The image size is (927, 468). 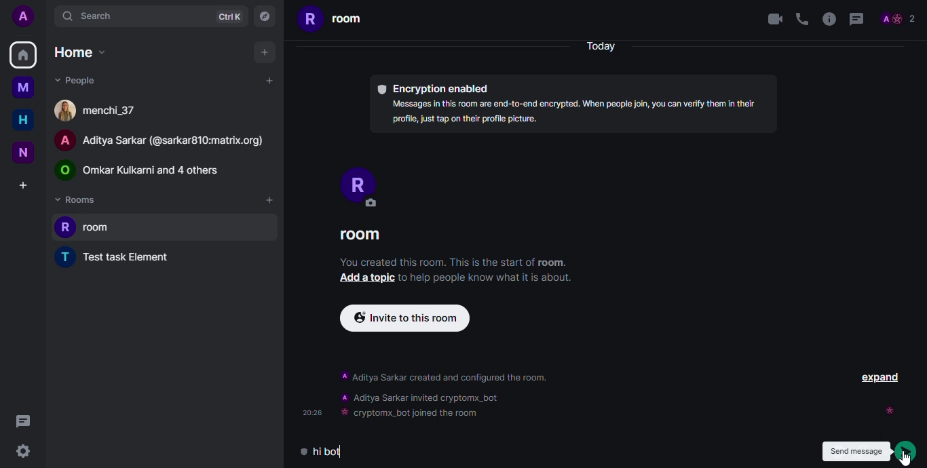 I want to click on 20:28, so click(x=311, y=412).